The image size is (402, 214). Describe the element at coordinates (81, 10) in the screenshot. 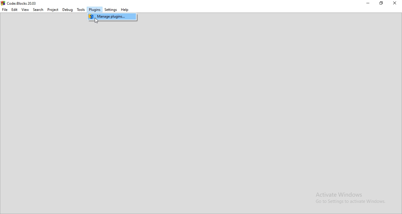

I see `Tools` at that location.